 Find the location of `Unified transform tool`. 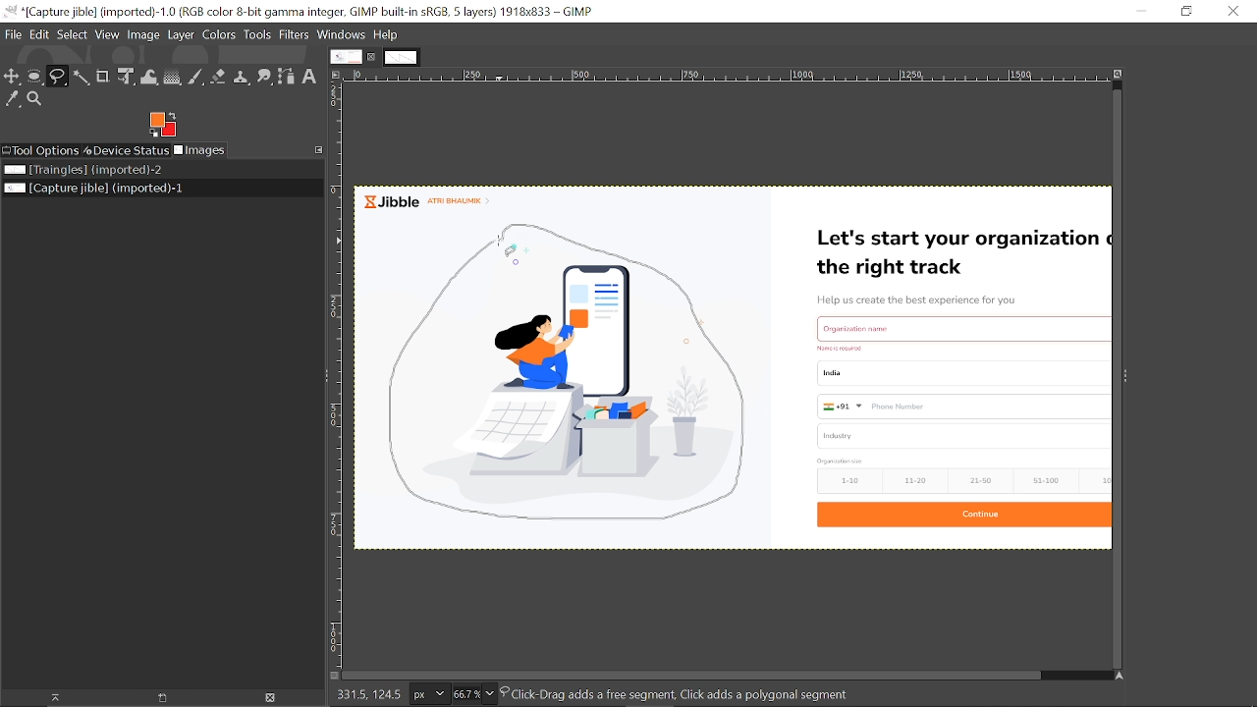

Unified transform tool is located at coordinates (128, 77).